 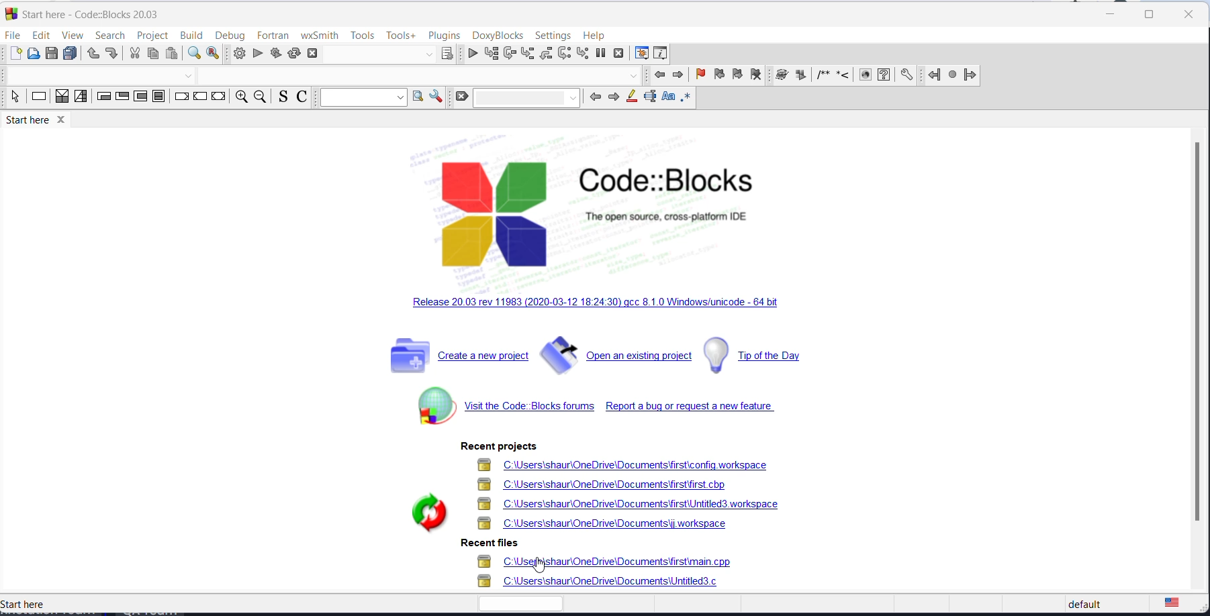 What do you see at coordinates (933, 76) in the screenshot?
I see `jump previous` at bounding box center [933, 76].